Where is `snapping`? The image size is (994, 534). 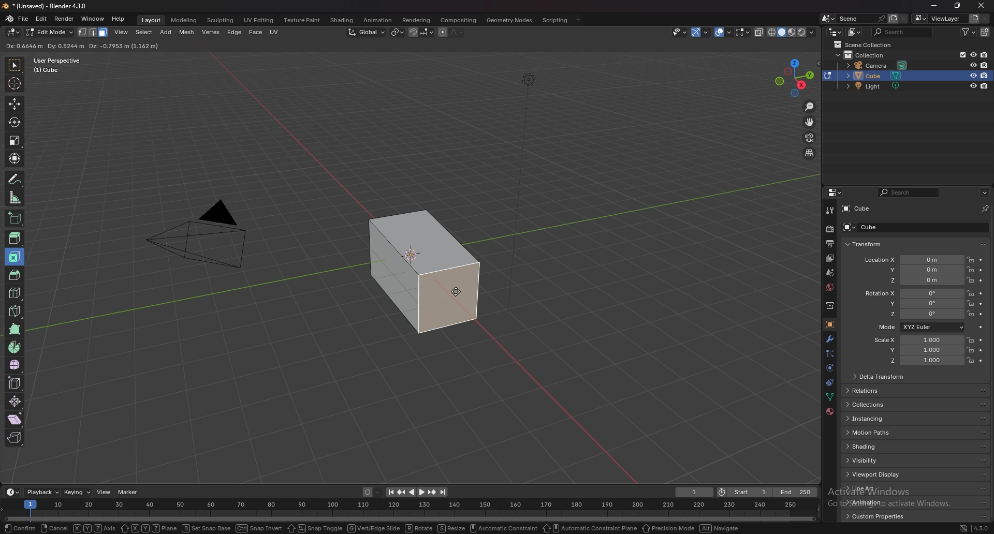 snapping is located at coordinates (421, 33).